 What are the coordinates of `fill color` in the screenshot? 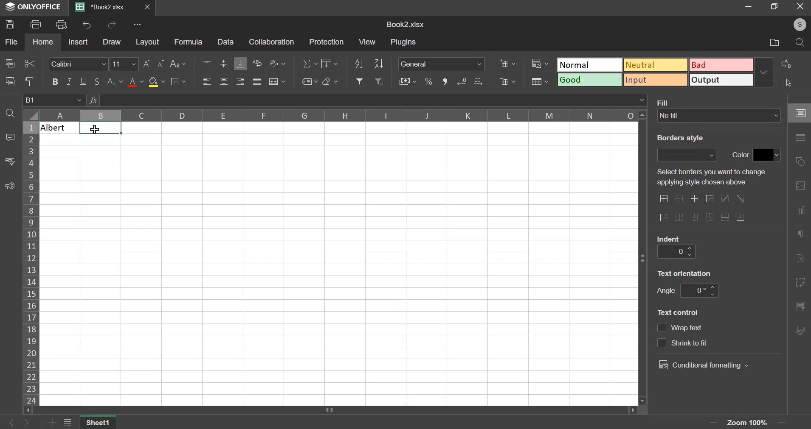 It's located at (157, 82).